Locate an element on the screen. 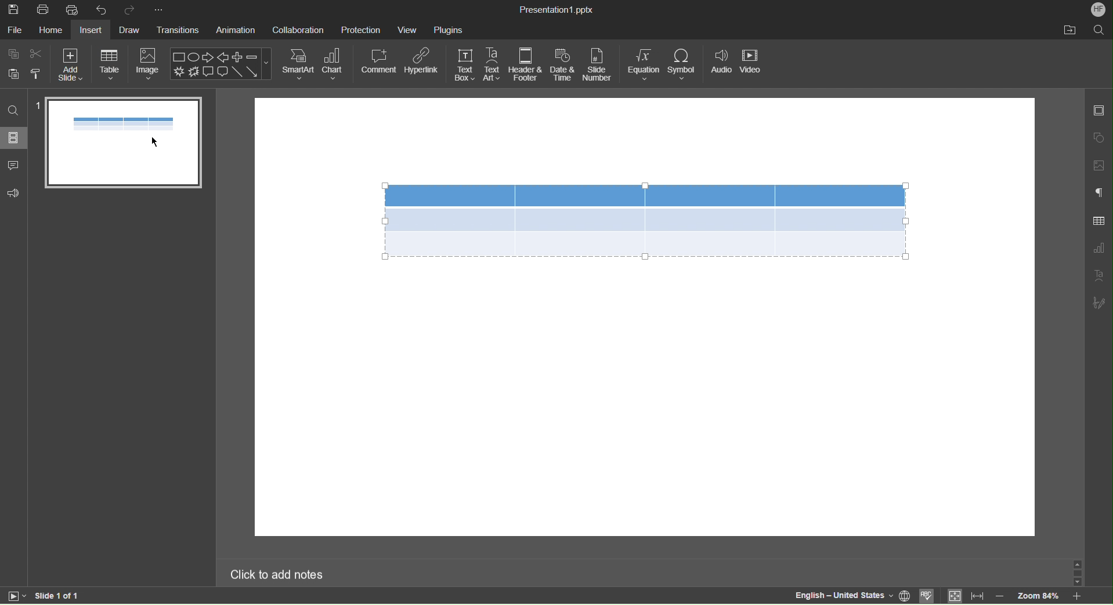 This screenshot has width=1113, height=605. Spellcheck is located at coordinates (927, 596).